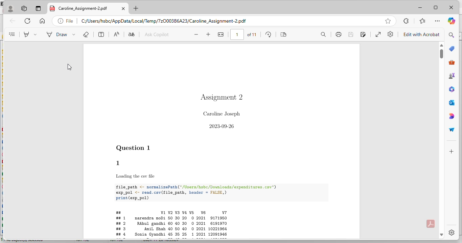 This screenshot has width=462, height=243. I want to click on ask copilot about this file, so click(156, 34).